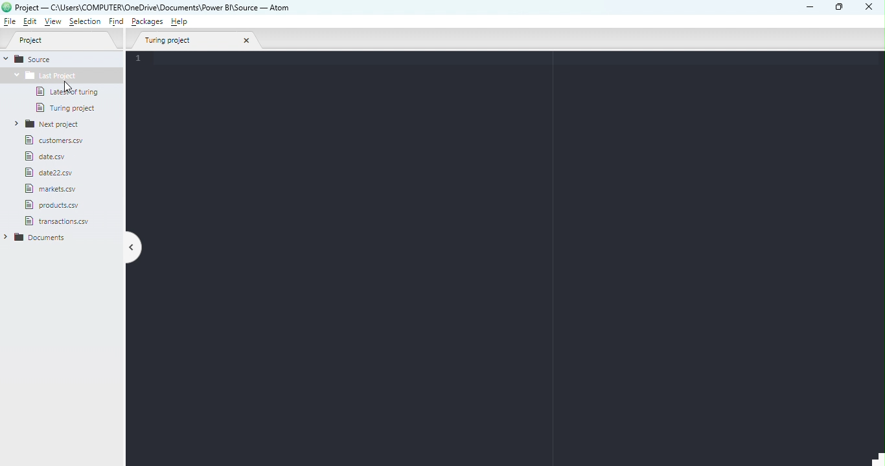 The width and height of the screenshot is (885, 466). I want to click on Folder, so click(45, 125).